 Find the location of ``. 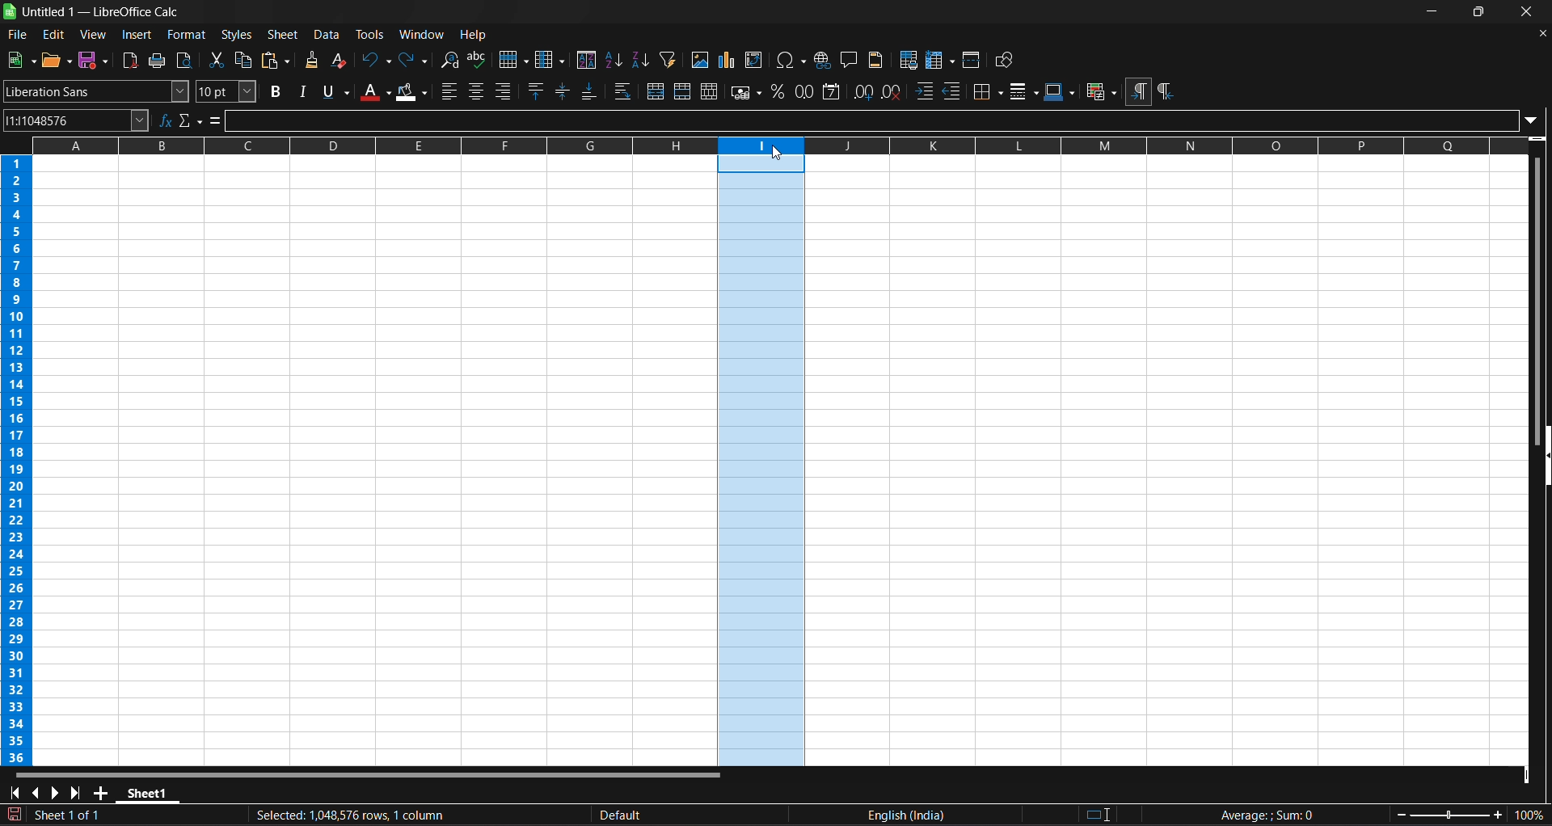

 is located at coordinates (375, 93).